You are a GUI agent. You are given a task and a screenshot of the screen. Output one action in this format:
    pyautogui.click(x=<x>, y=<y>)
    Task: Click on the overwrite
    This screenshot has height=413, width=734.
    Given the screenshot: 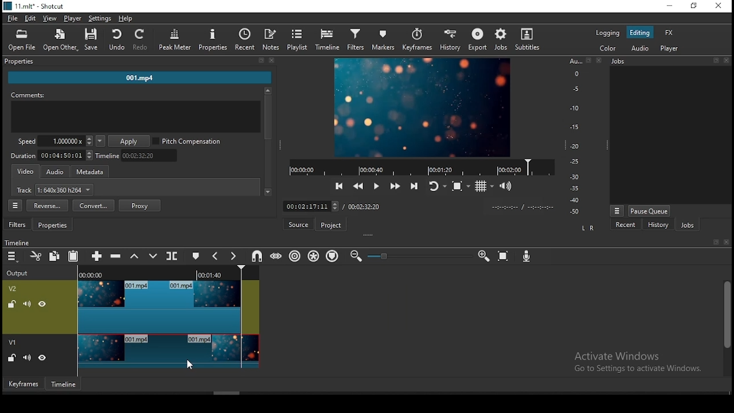 What is the action you would take?
    pyautogui.click(x=153, y=256)
    